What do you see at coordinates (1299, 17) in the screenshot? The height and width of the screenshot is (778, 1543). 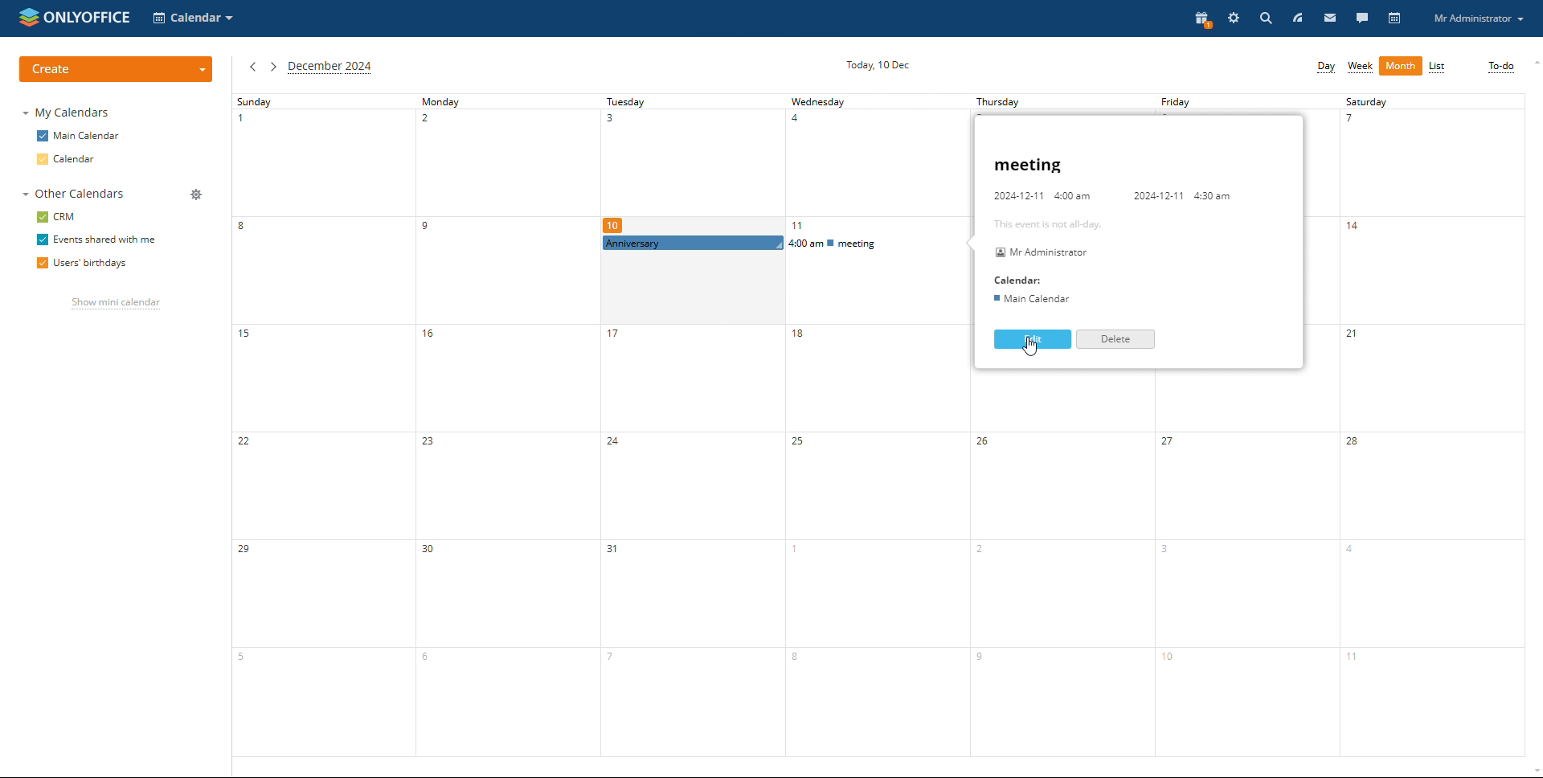 I see `feed` at bounding box center [1299, 17].